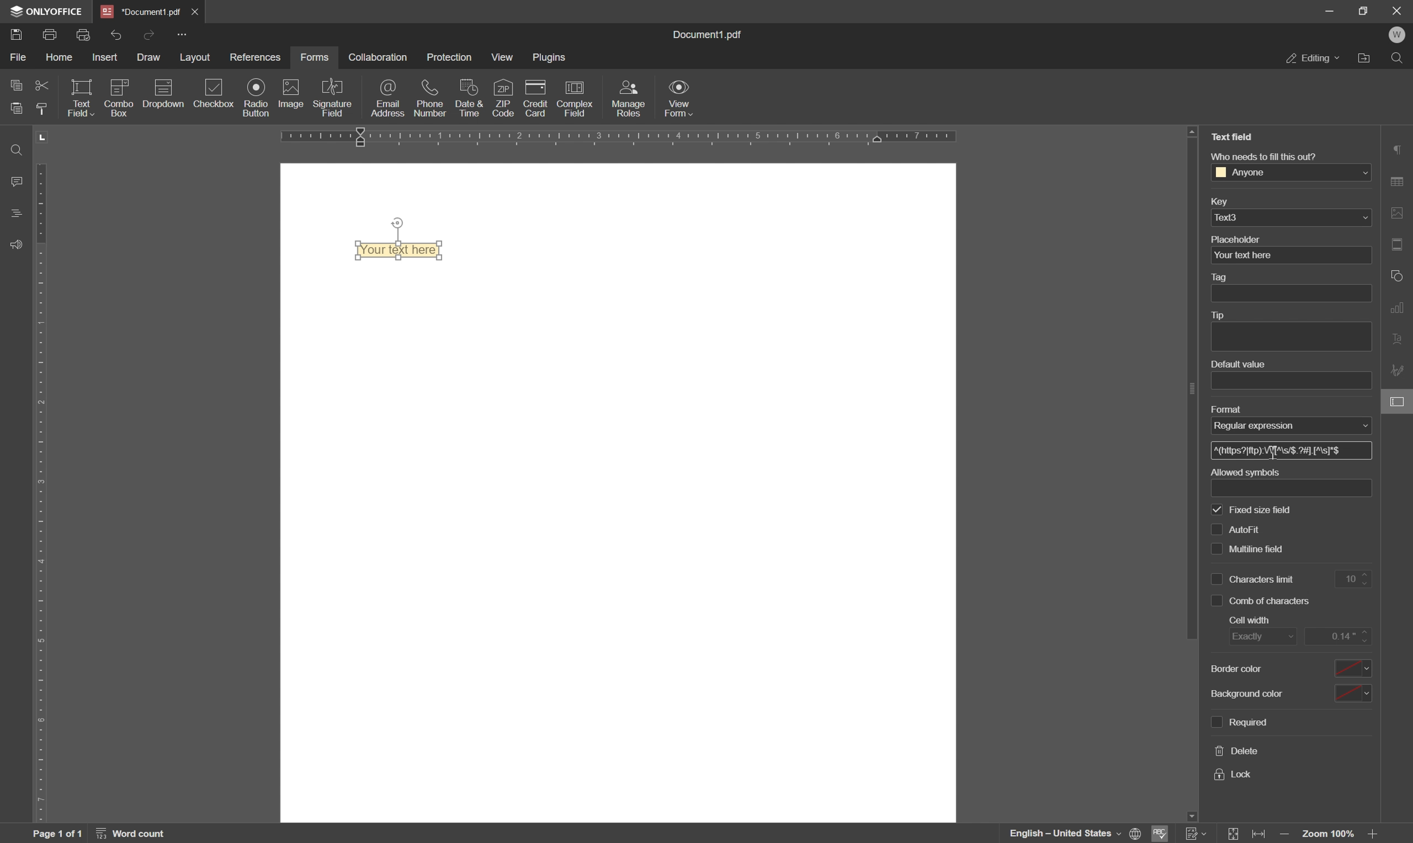 The image size is (1413, 843). I want to click on background color, so click(1254, 692).